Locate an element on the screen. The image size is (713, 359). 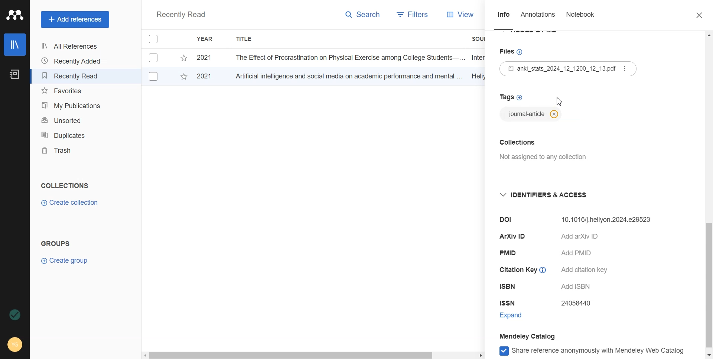
Create Collection is located at coordinates (71, 203).